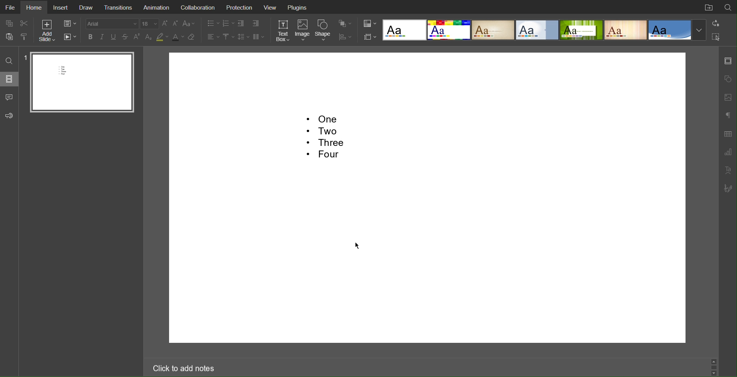 This screenshot has height=377, width=737. What do you see at coordinates (214, 24) in the screenshot?
I see `Bullet List` at bounding box center [214, 24].